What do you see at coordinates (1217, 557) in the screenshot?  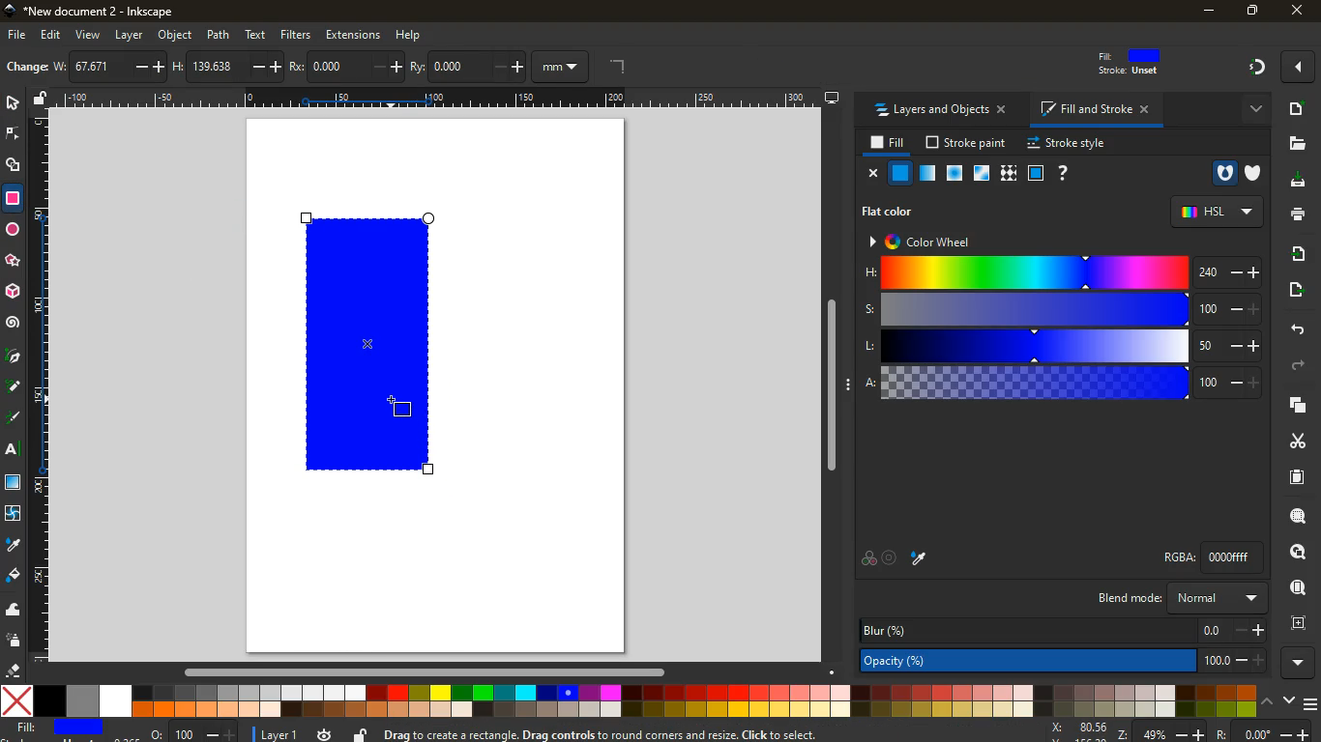 I see `rgba` at bounding box center [1217, 557].